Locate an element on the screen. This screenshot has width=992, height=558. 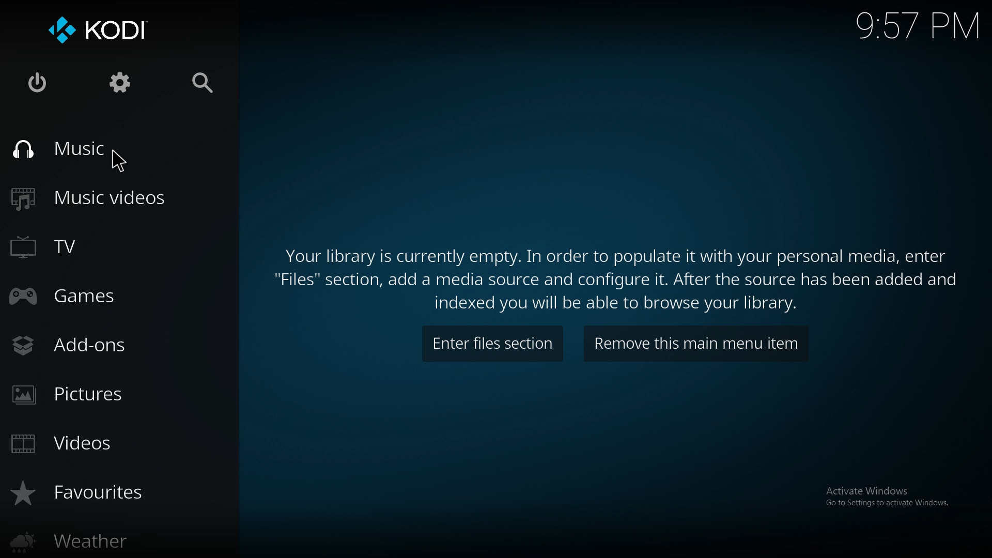
search is located at coordinates (205, 82).